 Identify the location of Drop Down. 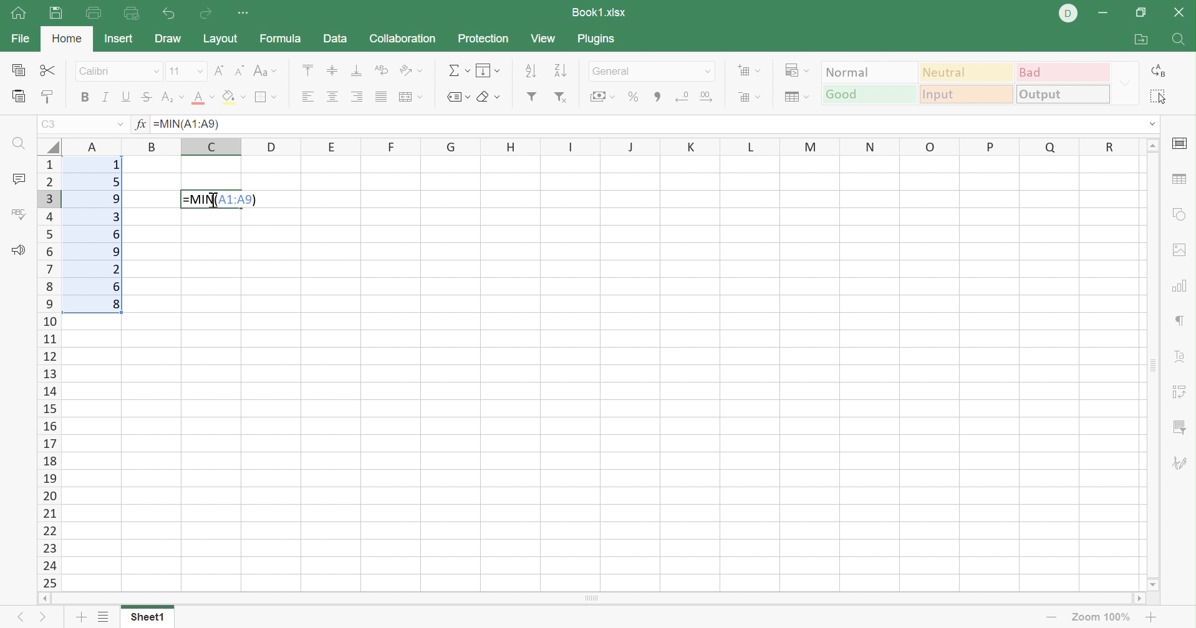
(155, 72).